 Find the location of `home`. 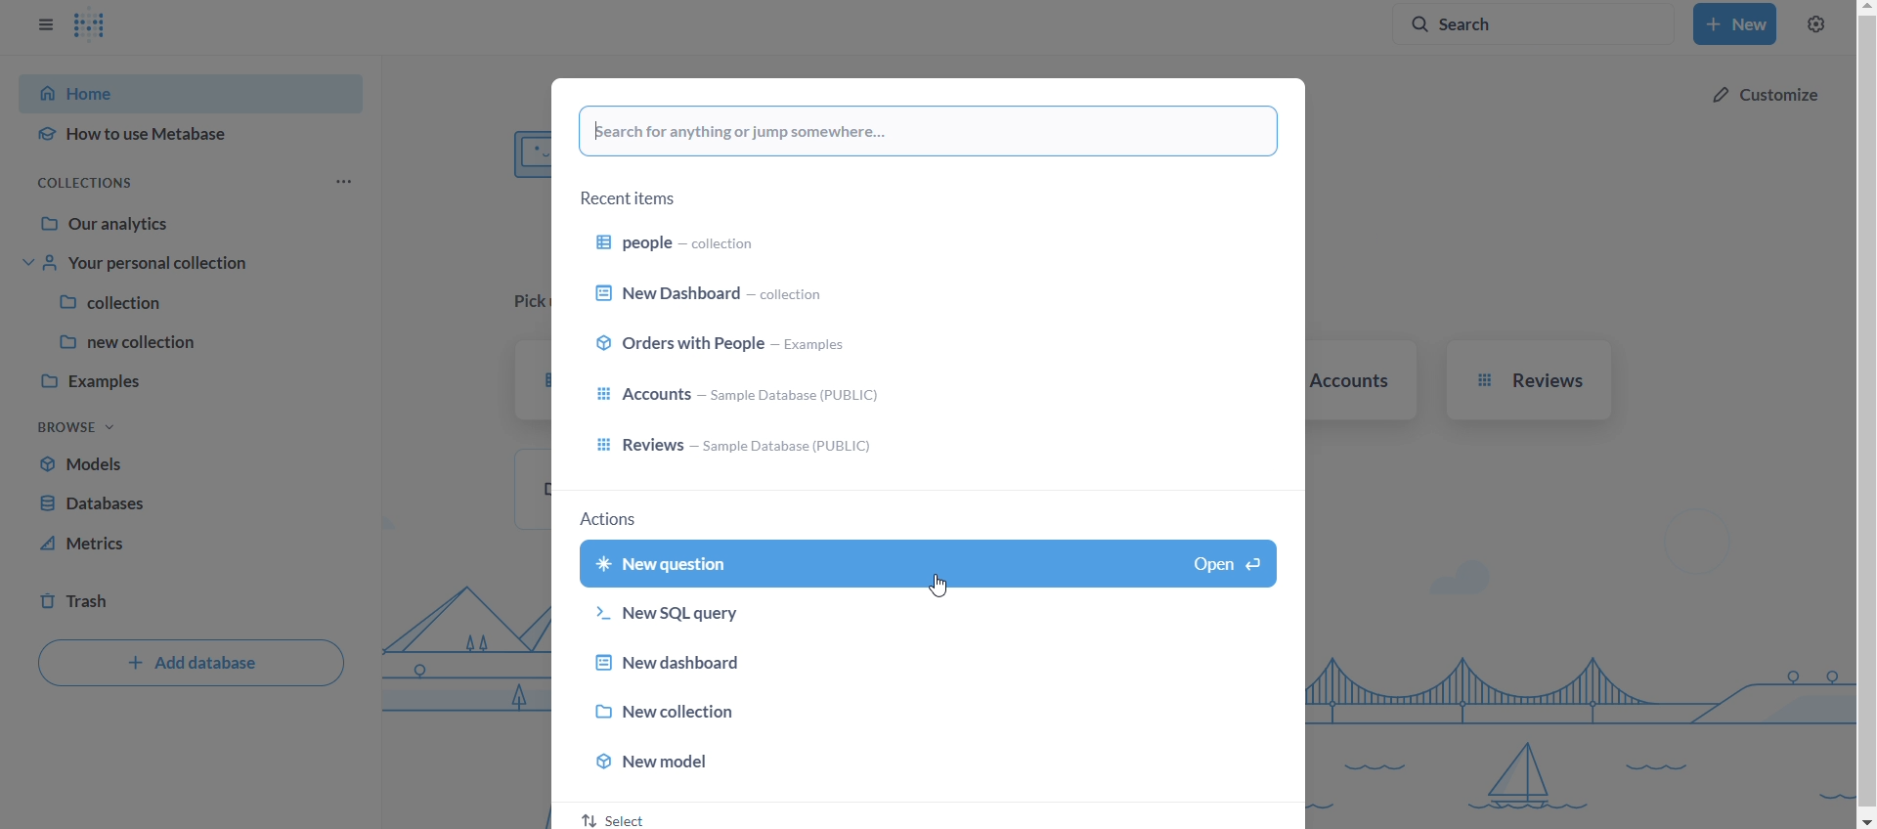

home is located at coordinates (191, 91).